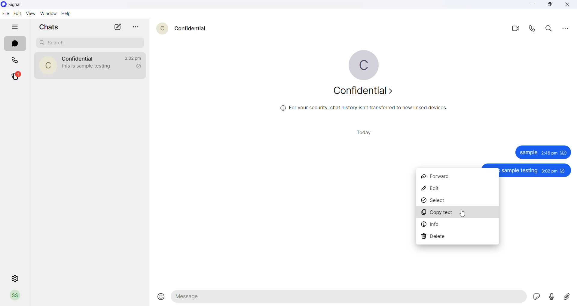 This screenshot has width=577, height=306. Describe the element at coordinates (15, 60) in the screenshot. I see `calls` at that location.